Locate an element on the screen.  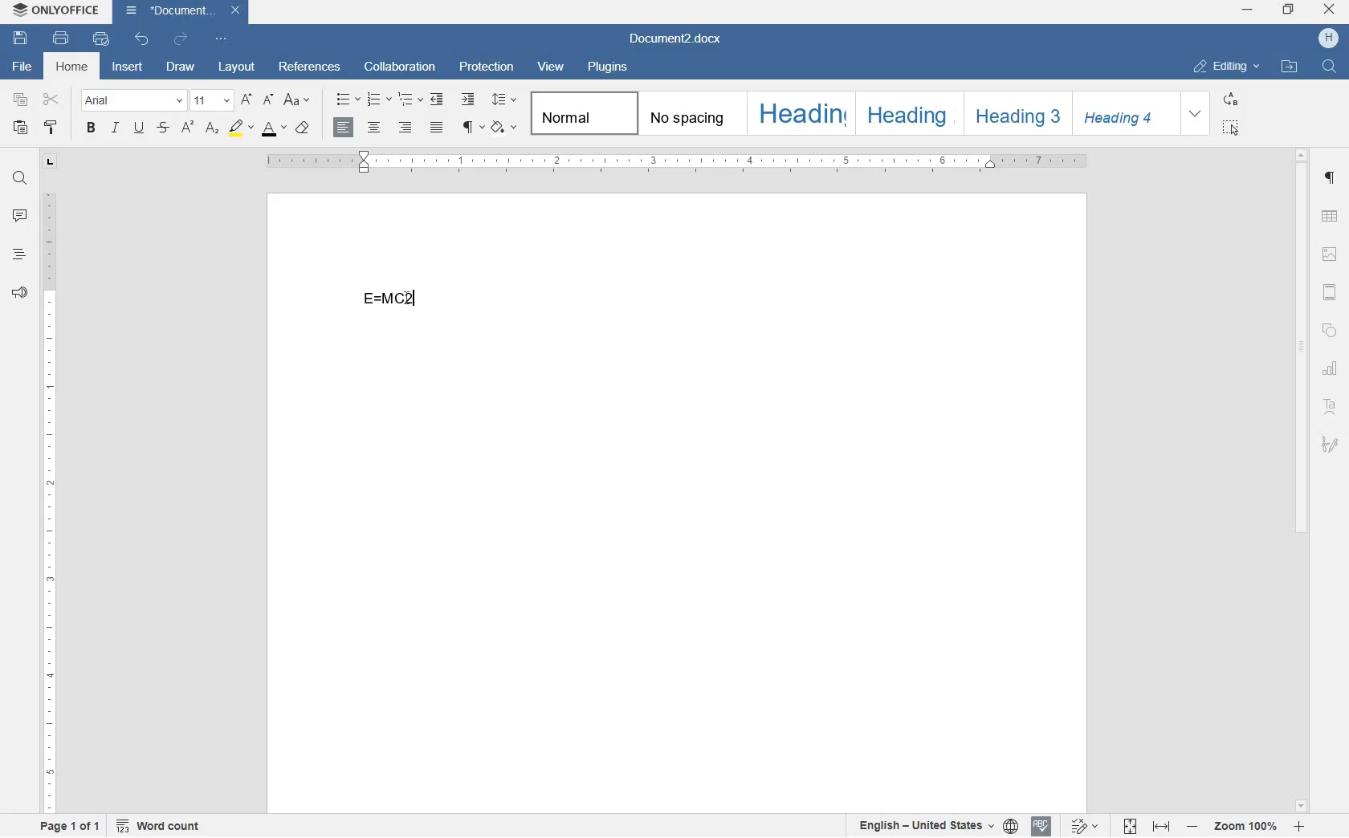
math equation is located at coordinates (423, 312).